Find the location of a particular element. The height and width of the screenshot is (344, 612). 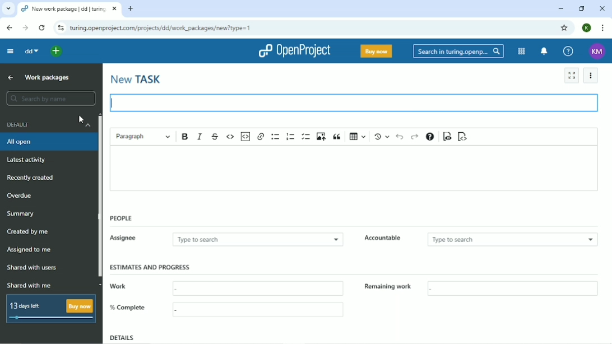

Shared with me is located at coordinates (29, 285).